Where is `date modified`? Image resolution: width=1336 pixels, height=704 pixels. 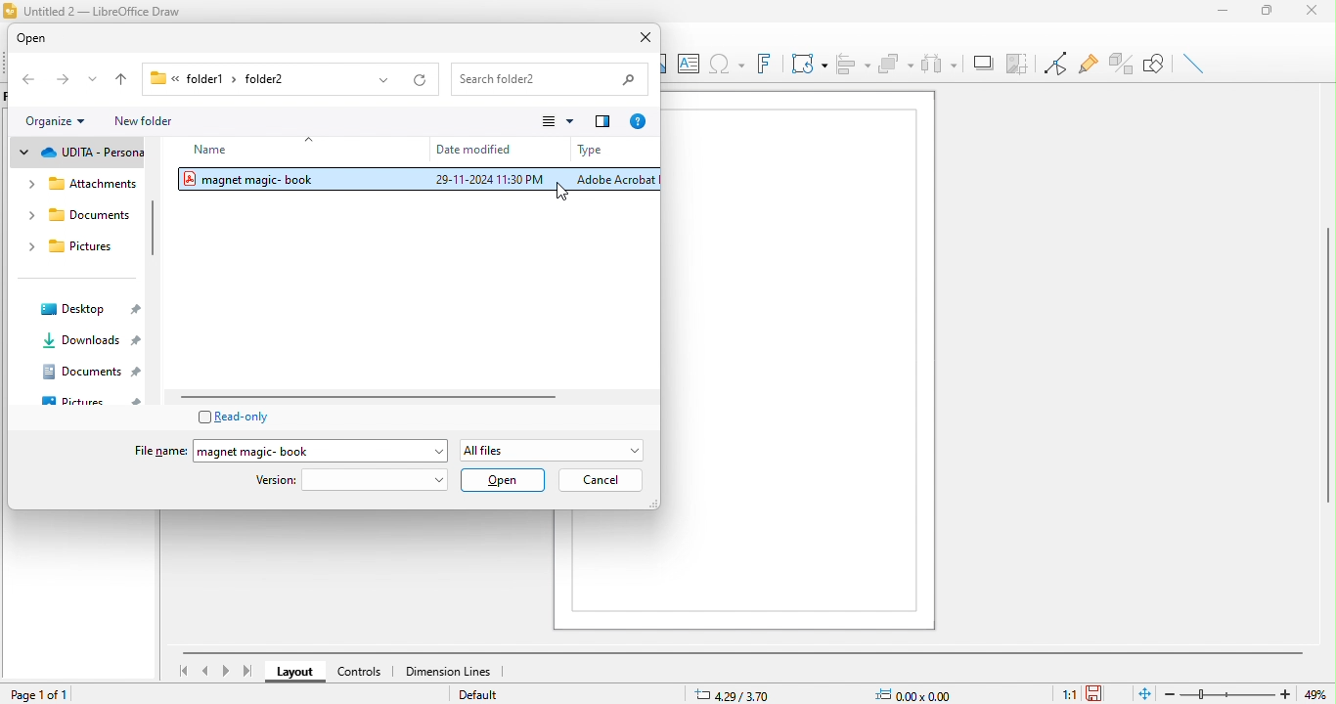
date modified is located at coordinates (468, 148).